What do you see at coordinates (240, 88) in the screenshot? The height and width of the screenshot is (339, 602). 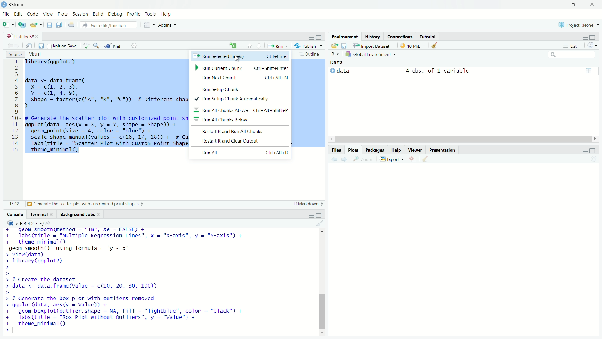 I see `Run Setup Chunk` at bounding box center [240, 88].